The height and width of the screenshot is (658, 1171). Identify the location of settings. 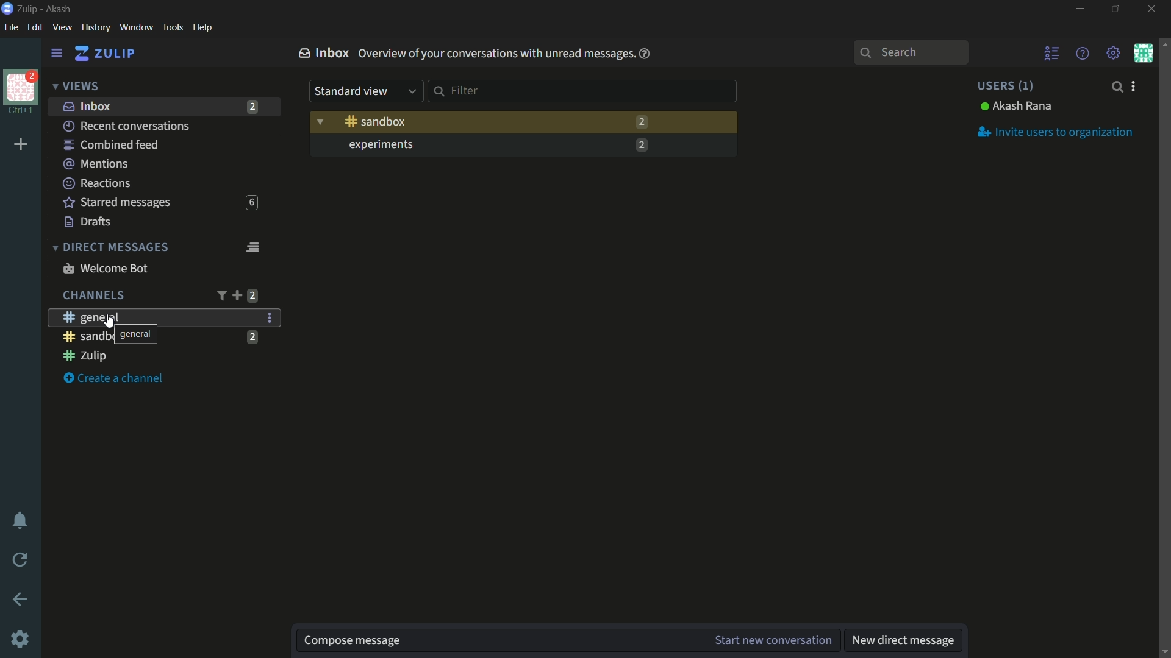
(57, 54).